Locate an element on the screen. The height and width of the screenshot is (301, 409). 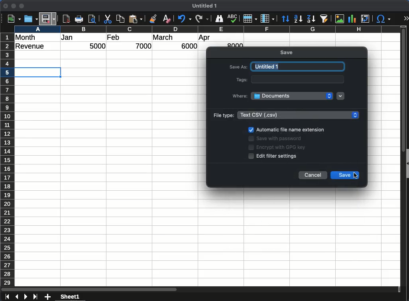
pivot table is located at coordinates (365, 19).